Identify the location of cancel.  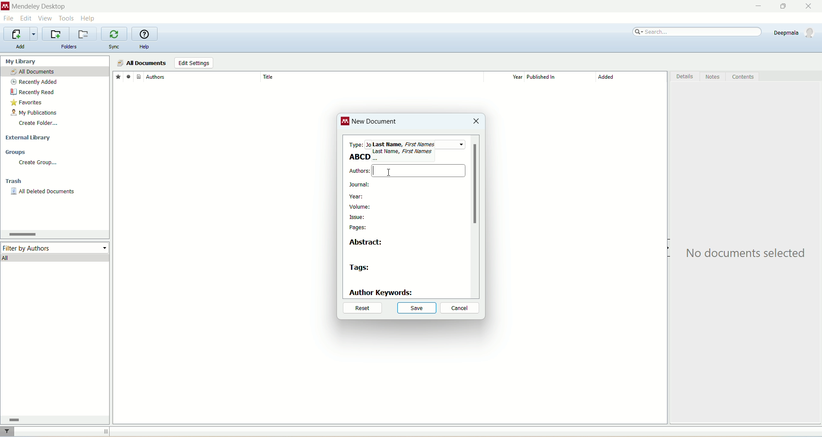
(460, 308).